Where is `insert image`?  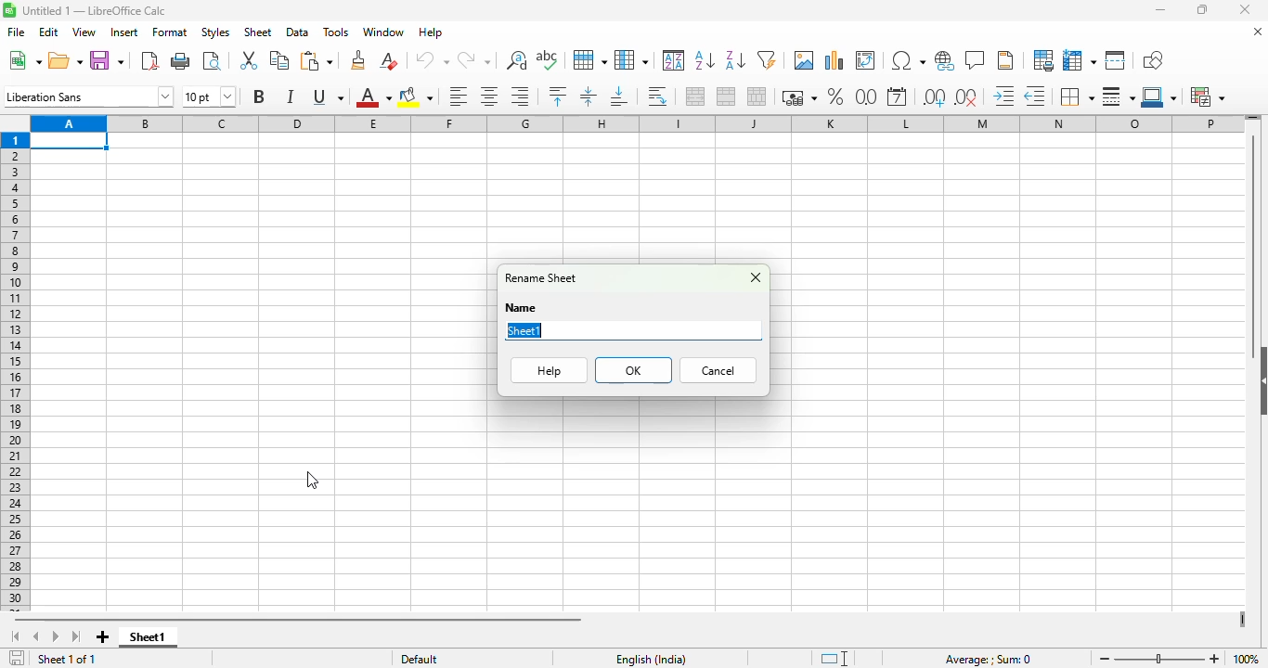
insert image is located at coordinates (803, 59).